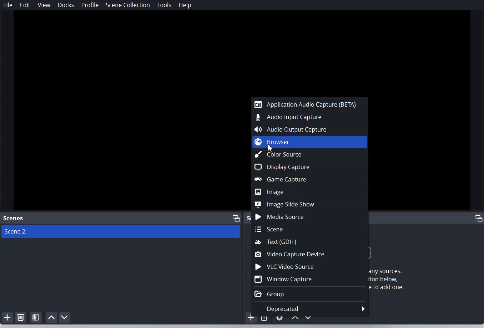 This screenshot has width=484, height=328. Describe the element at coordinates (310, 118) in the screenshot. I see `Audio Input Capture` at that location.